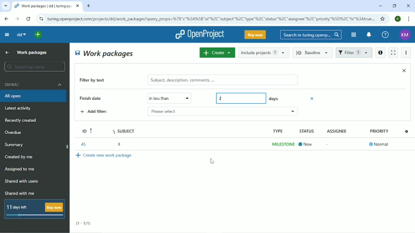 Image resolution: width=415 pixels, height=233 pixels. I want to click on Close, so click(404, 70).